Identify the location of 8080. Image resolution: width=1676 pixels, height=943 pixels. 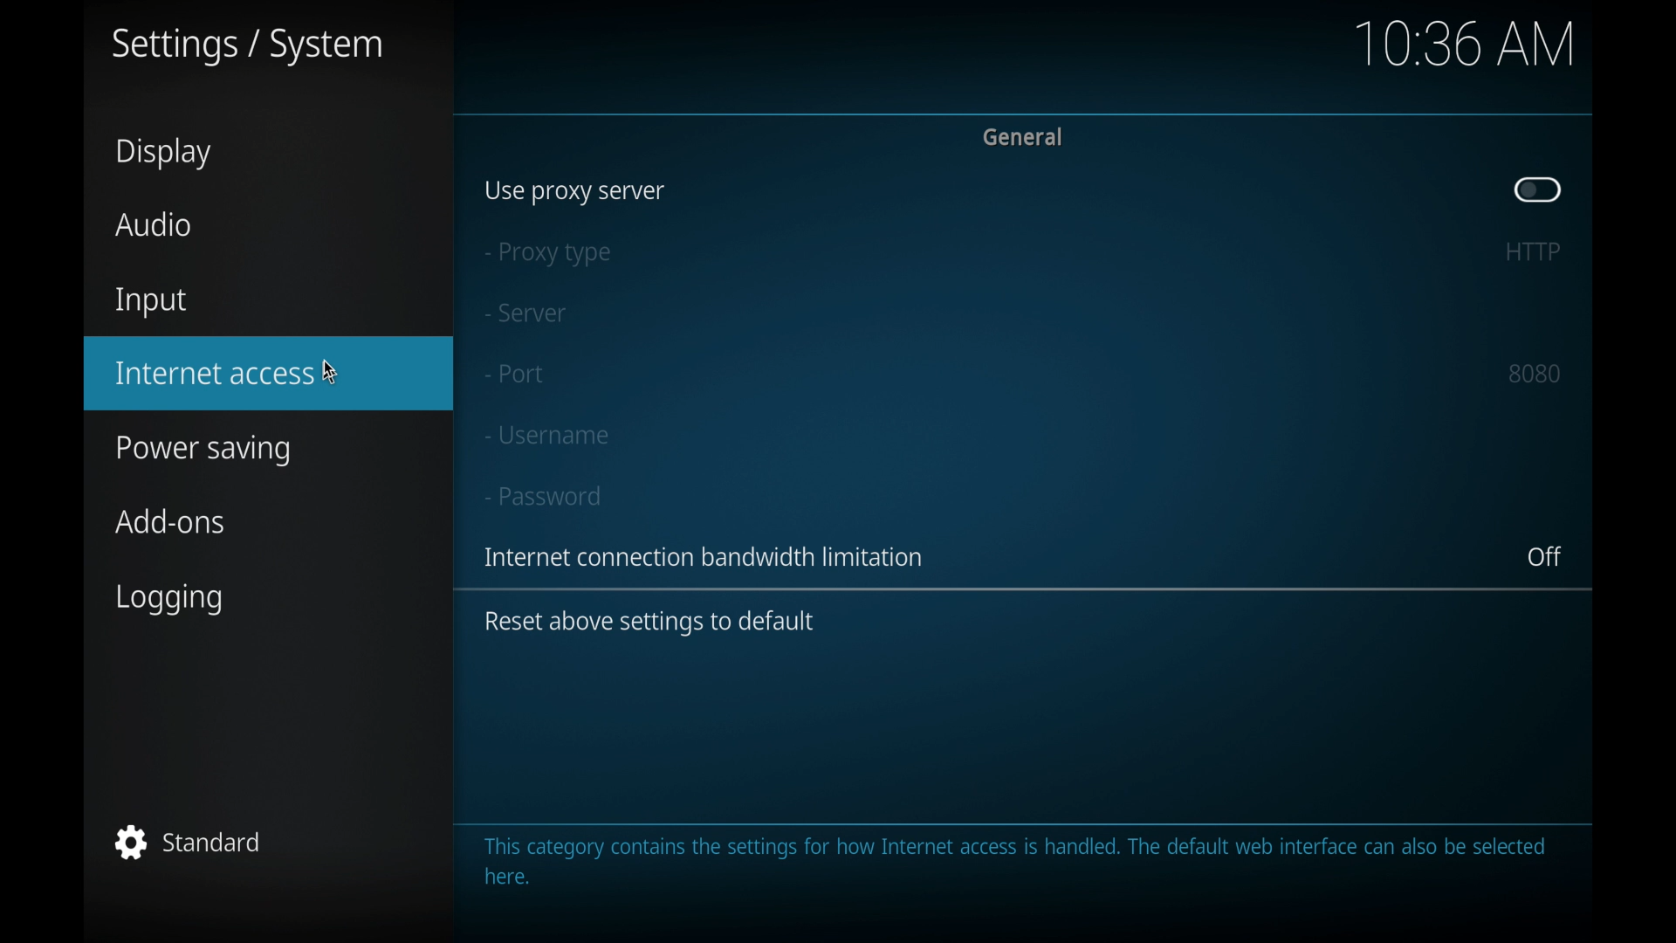
(1535, 373).